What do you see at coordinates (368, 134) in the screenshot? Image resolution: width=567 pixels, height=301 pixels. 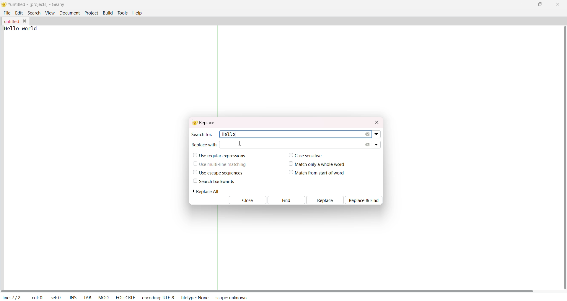 I see `clear search` at bounding box center [368, 134].